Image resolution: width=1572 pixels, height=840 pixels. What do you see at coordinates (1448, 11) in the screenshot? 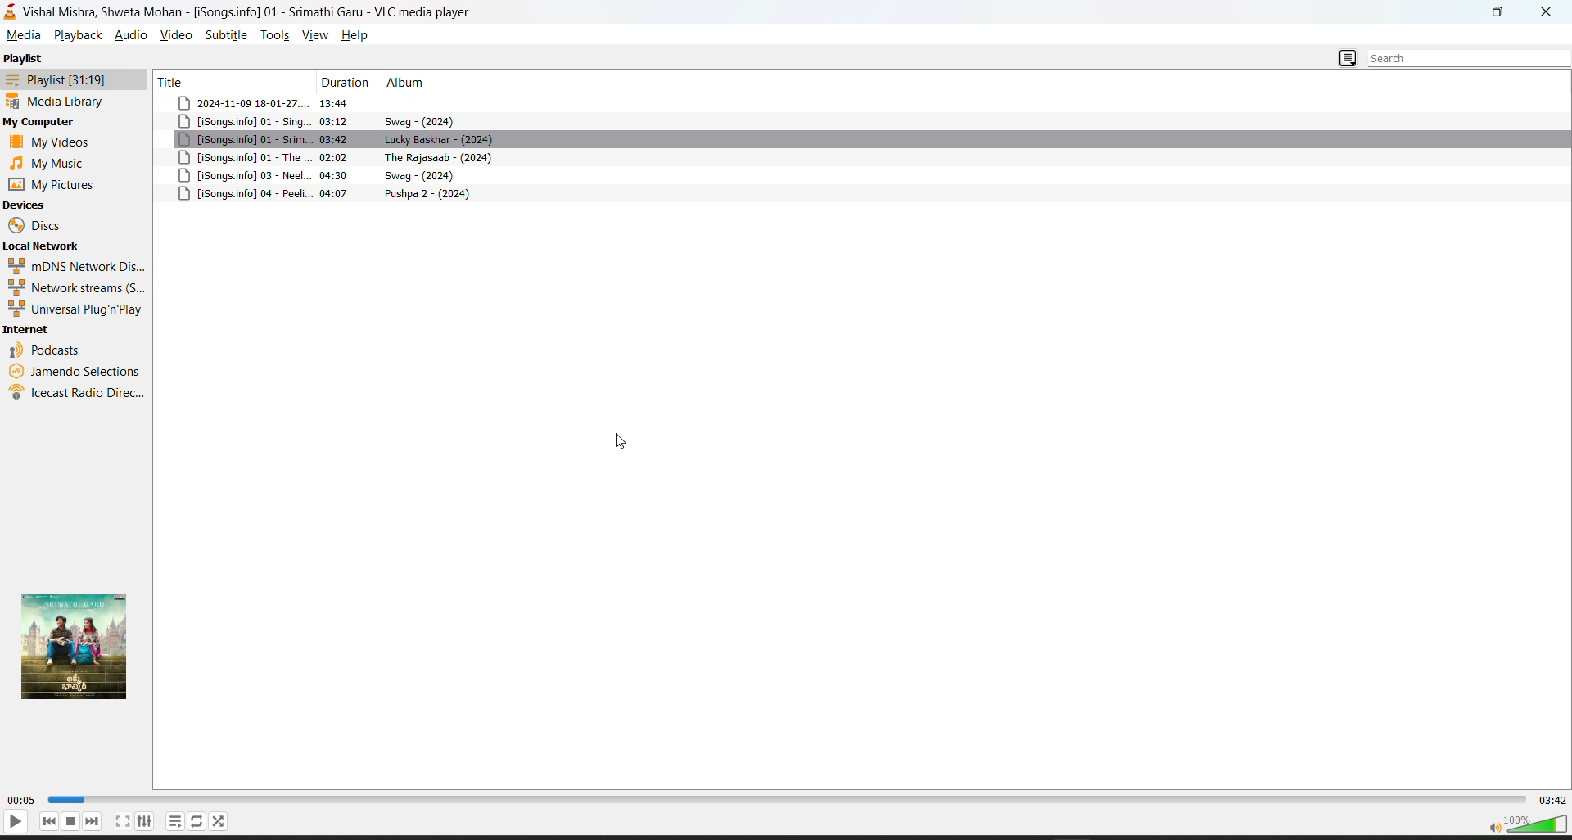
I see `minimize` at bounding box center [1448, 11].